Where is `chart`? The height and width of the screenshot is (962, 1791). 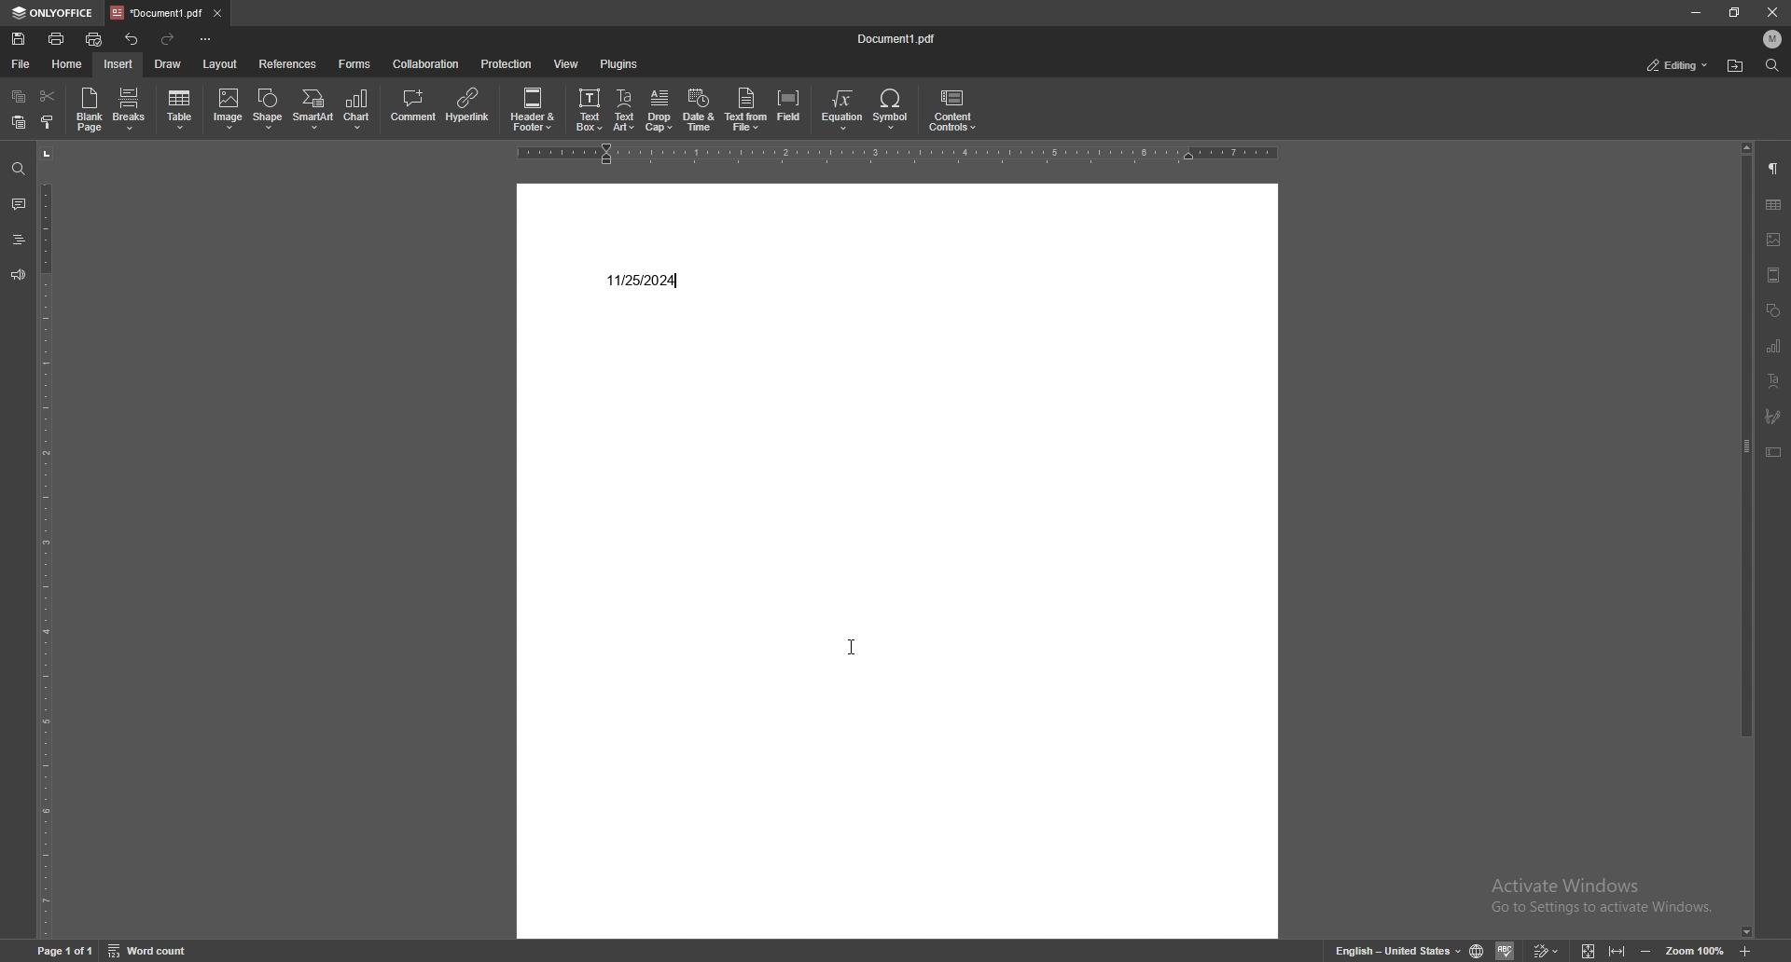
chart is located at coordinates (358, 110).